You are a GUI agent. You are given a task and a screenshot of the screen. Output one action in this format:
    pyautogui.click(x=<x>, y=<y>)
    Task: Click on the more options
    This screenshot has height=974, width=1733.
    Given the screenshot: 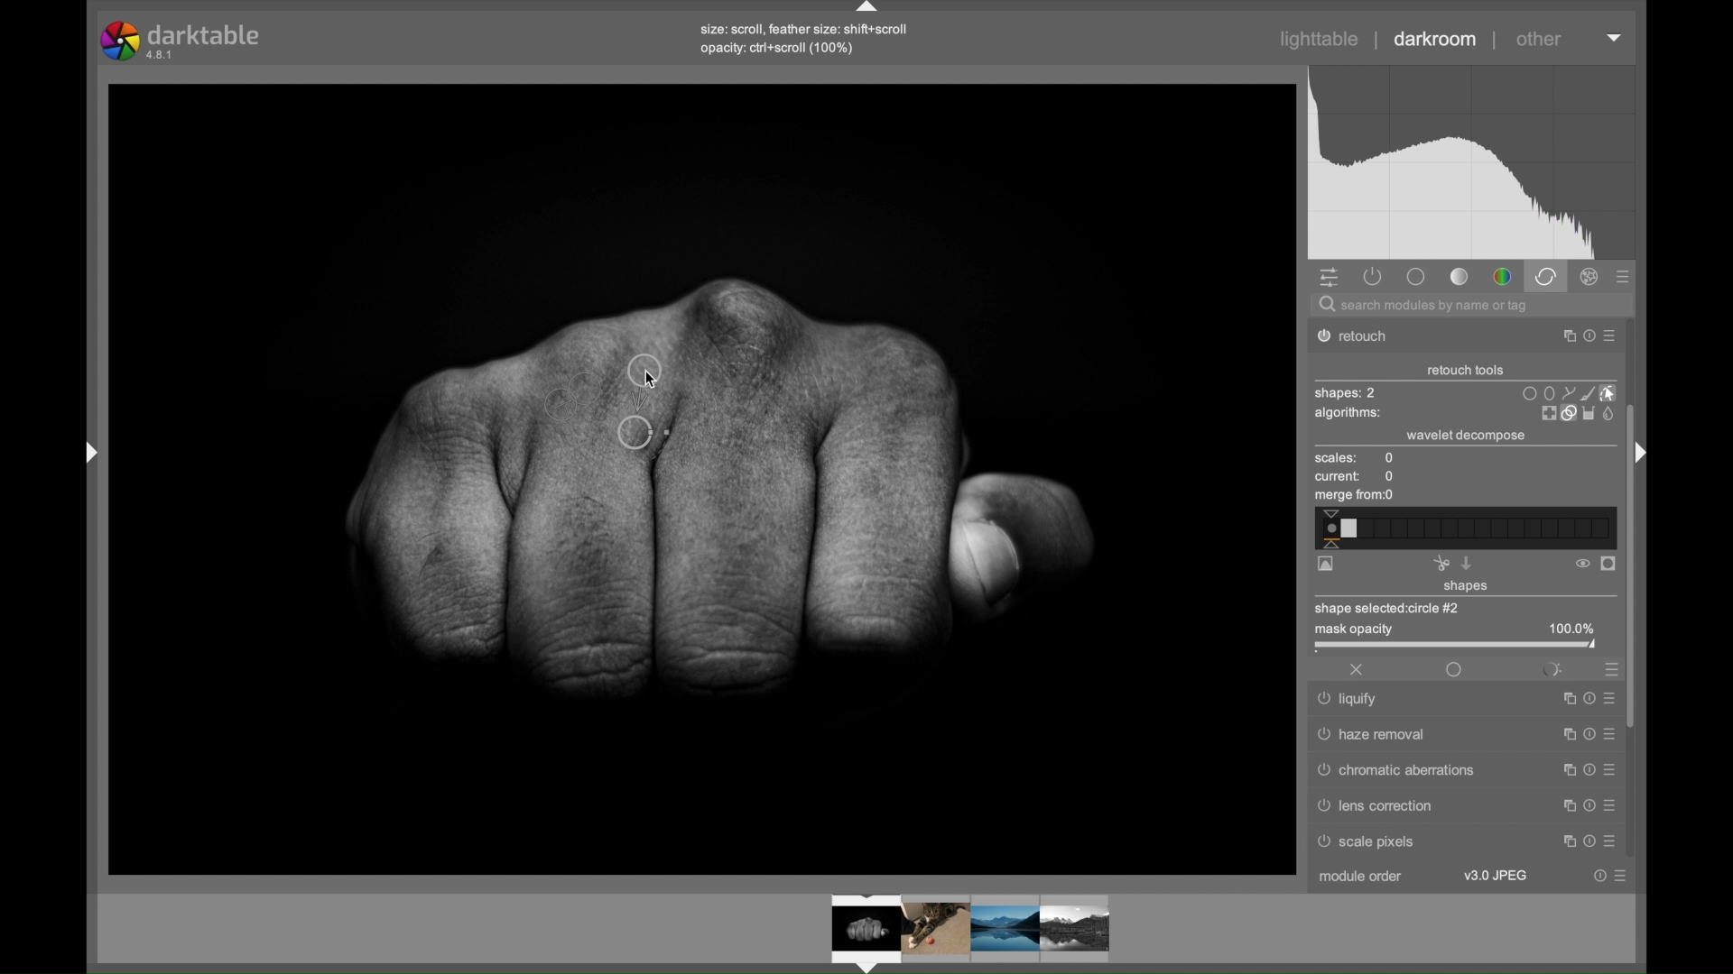 What is the action you would take?
    pyautogui.click(x=1609, y=768)
    